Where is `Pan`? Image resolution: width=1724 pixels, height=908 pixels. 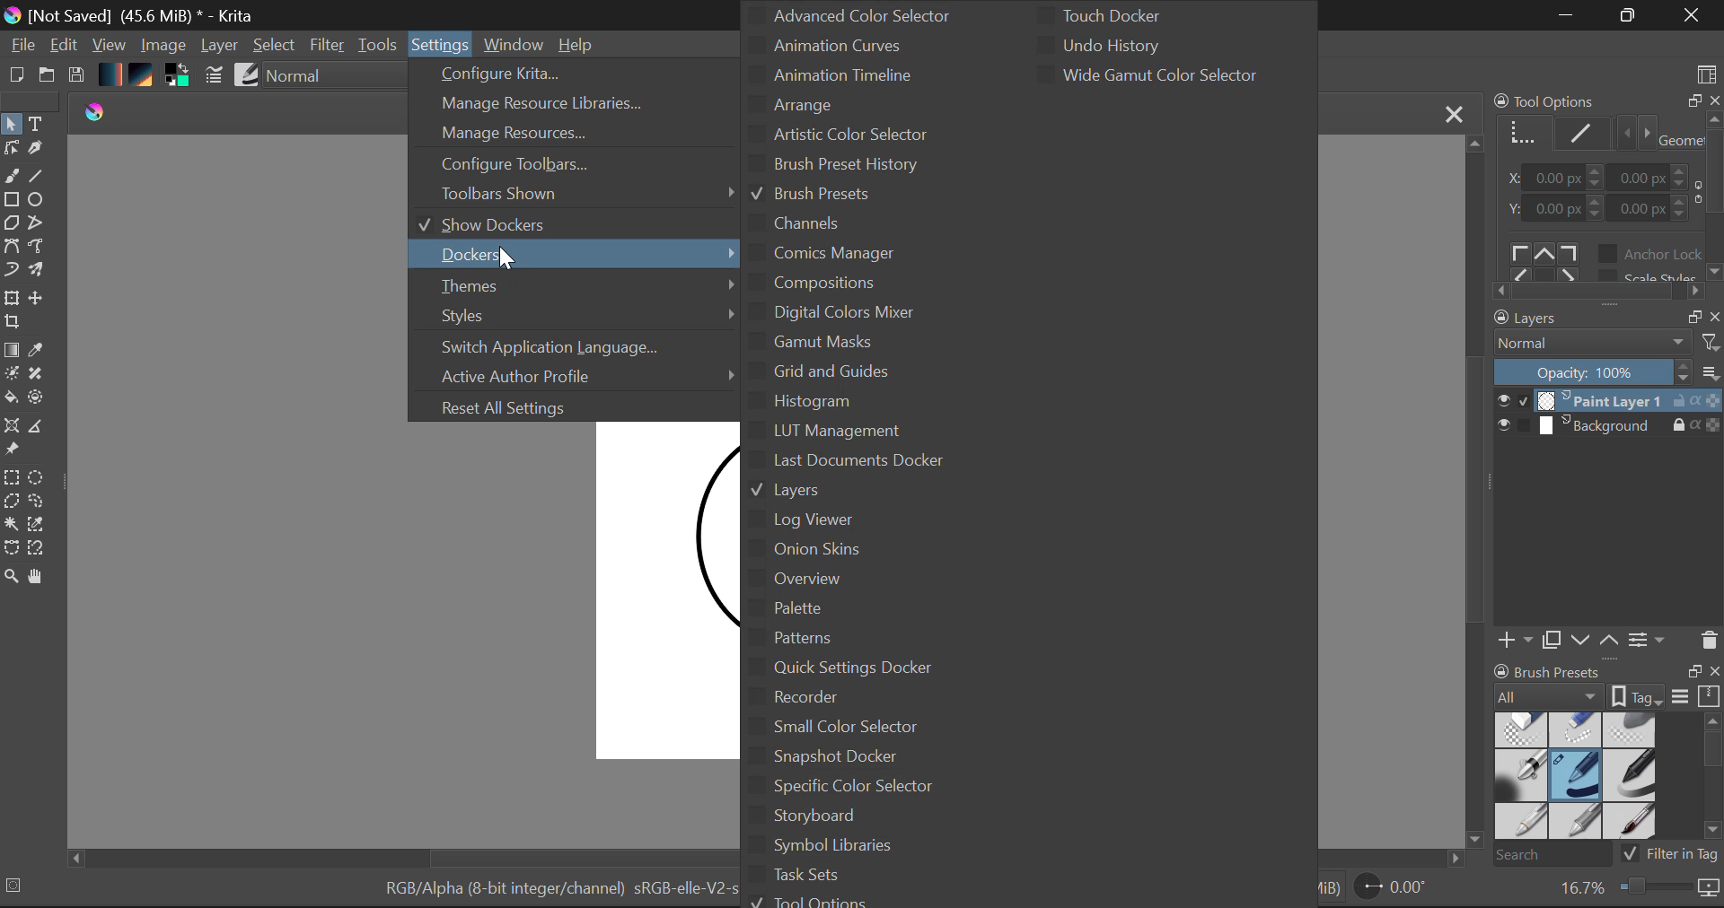 Pan is located at coordinates (40, 577).